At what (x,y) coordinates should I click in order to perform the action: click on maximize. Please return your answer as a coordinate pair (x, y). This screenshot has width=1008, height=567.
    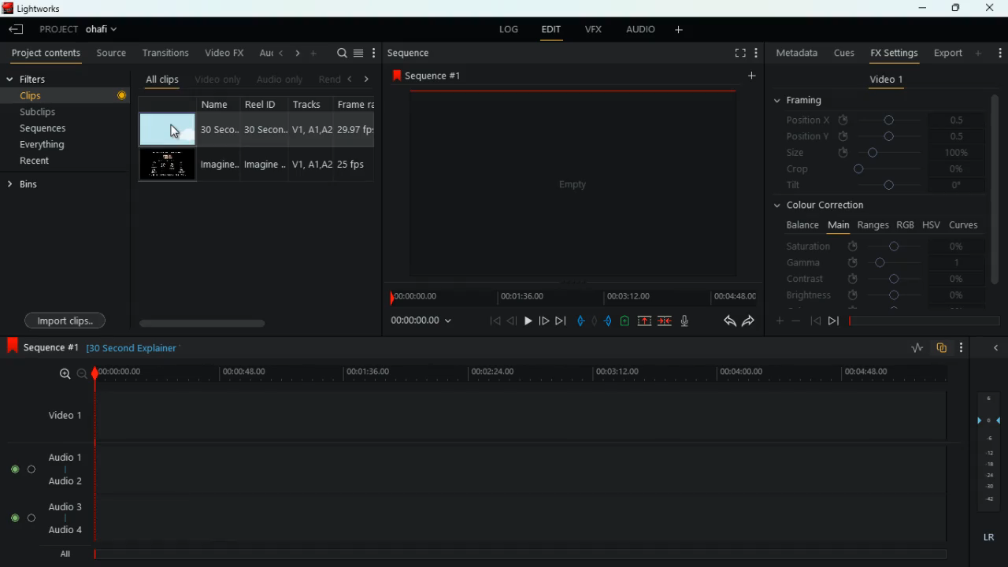
    Looking at the image, I should click on (954, 8).